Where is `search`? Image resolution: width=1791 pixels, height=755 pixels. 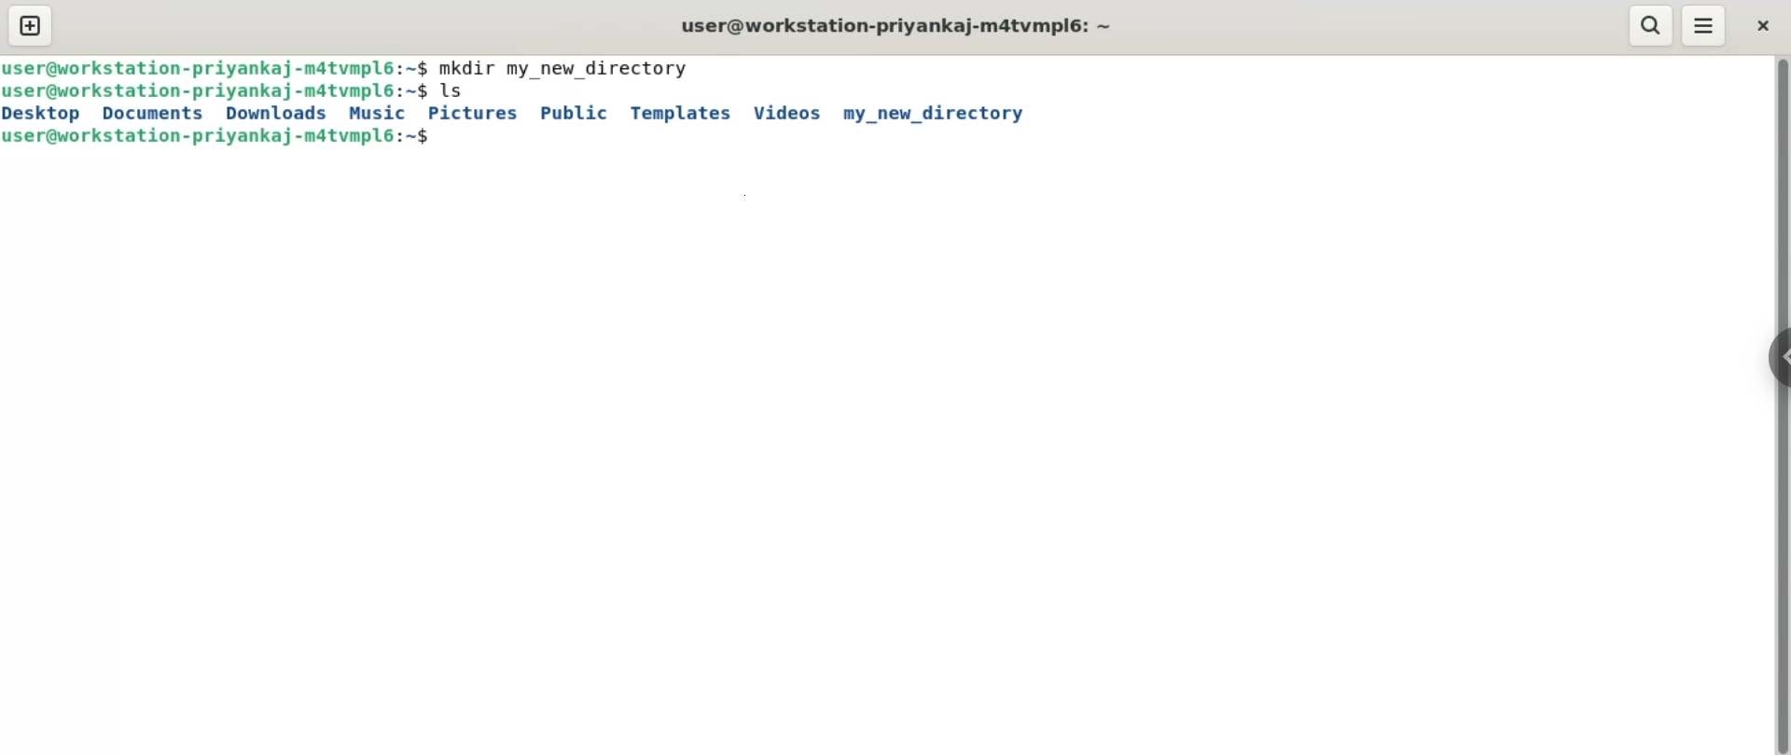
search is located at coordinates (1651, 25).